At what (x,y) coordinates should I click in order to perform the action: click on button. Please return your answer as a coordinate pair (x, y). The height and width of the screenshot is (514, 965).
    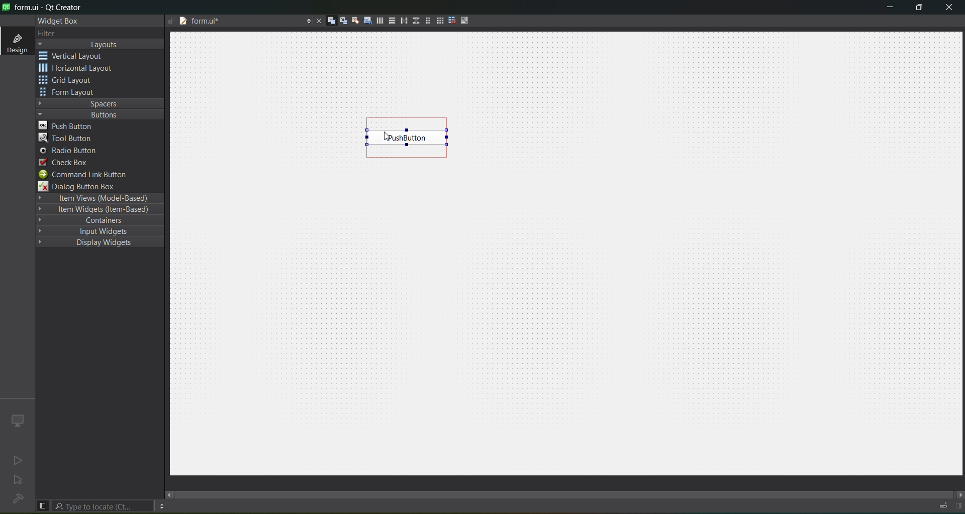
    Looking at the image, I should click on (98, 114).